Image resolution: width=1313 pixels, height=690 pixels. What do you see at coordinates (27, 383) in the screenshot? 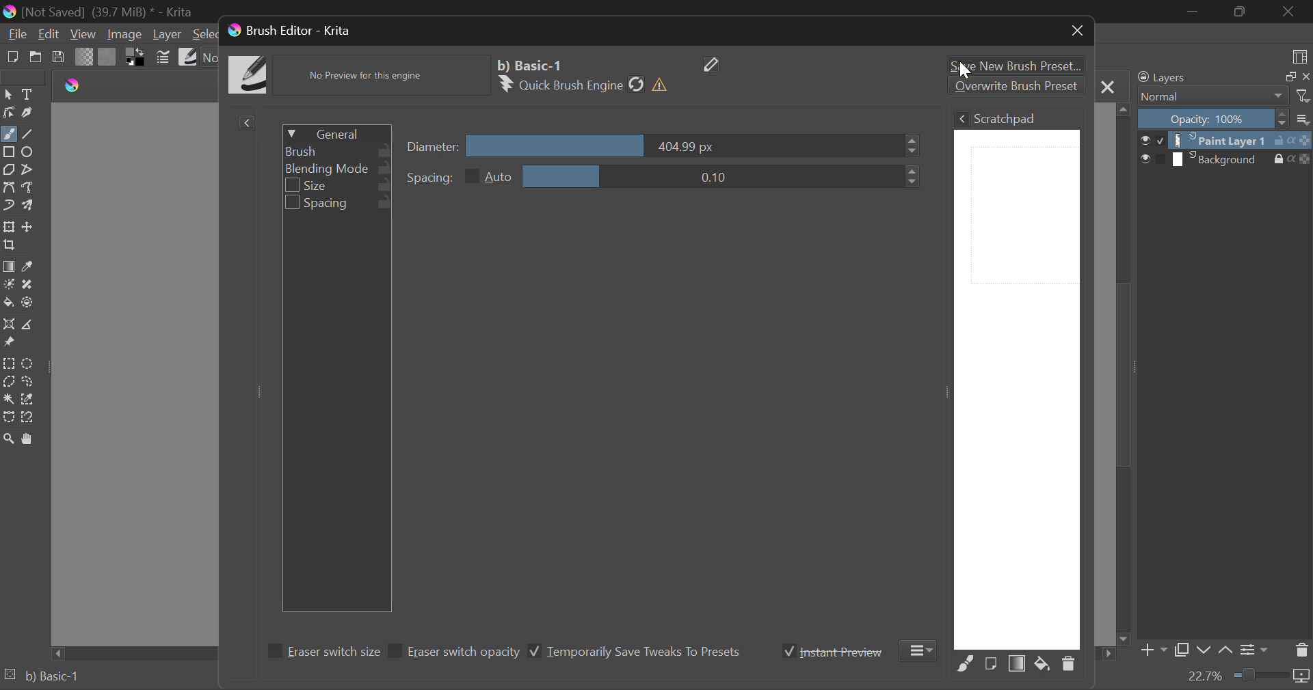
I see `Freehand Selection` at bounding box center [27, 383].